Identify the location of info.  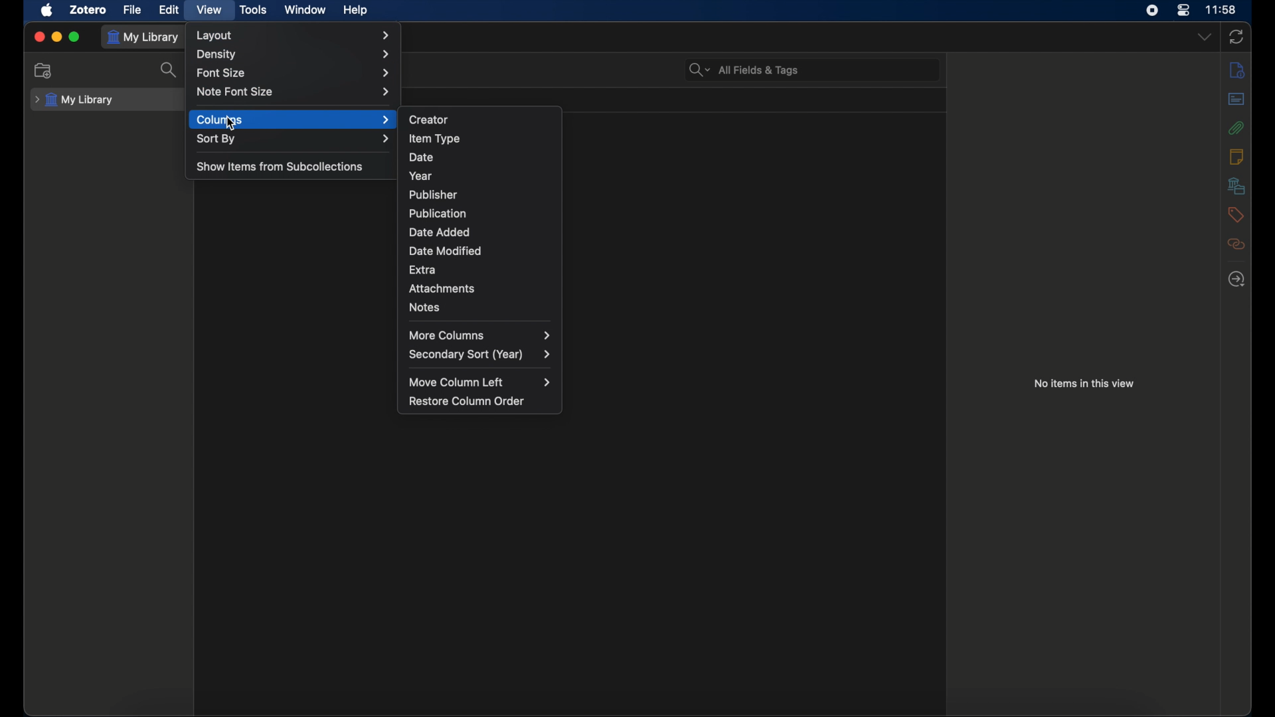
(1236, 70).